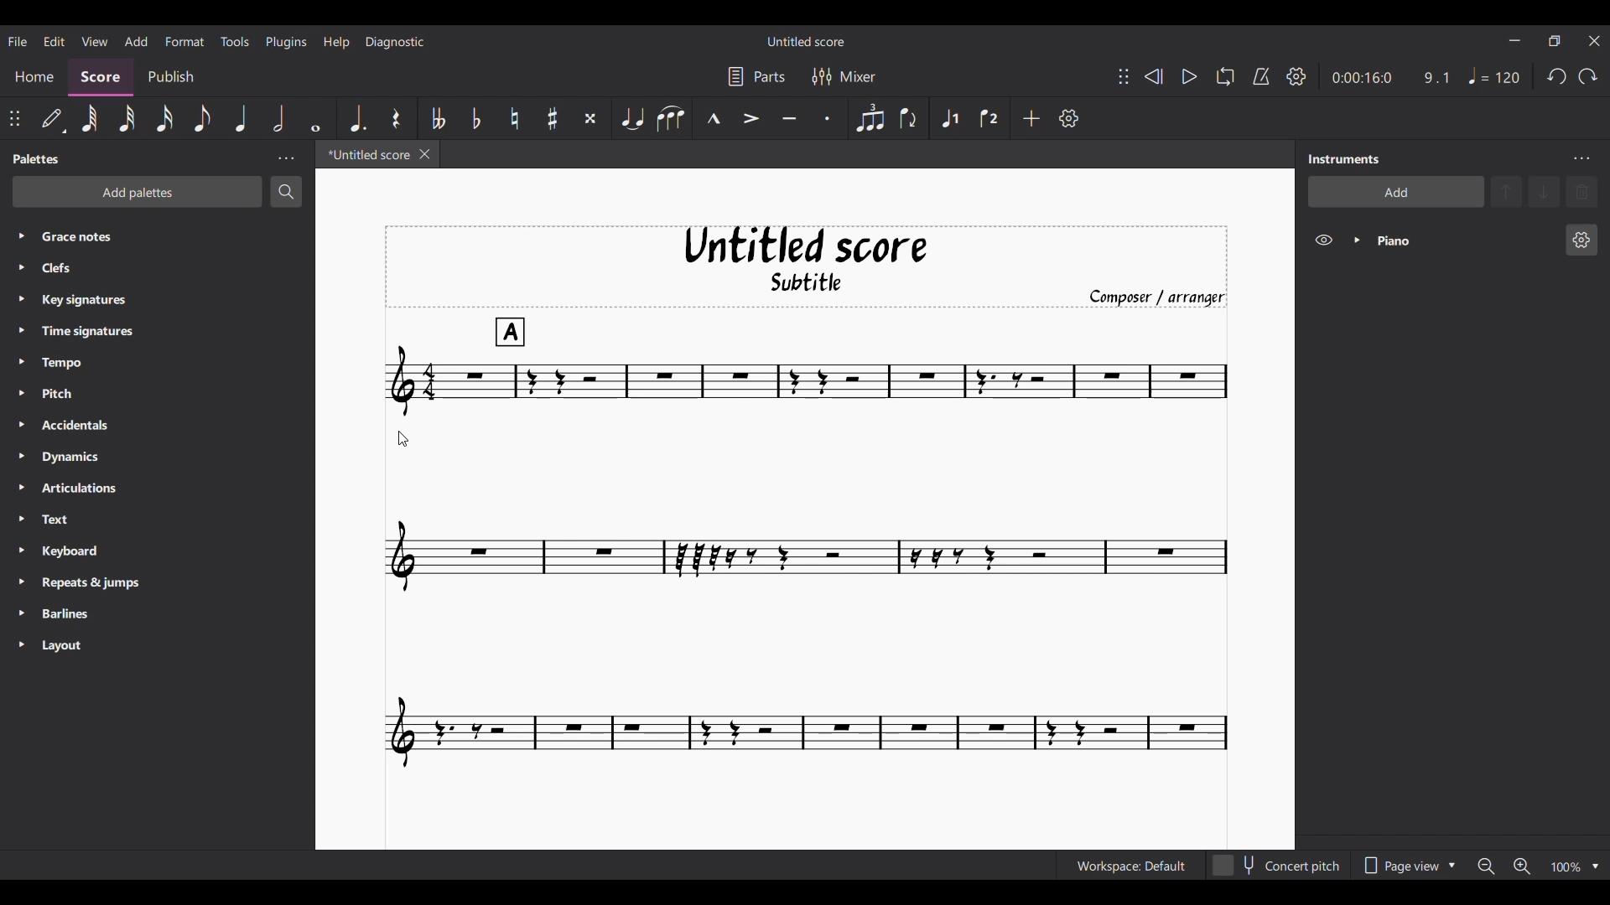 This screenshot has width=1610, height=905. Describe the element at coordinates (103, 330) in the screenshot. I see `Time signatures` at that location.